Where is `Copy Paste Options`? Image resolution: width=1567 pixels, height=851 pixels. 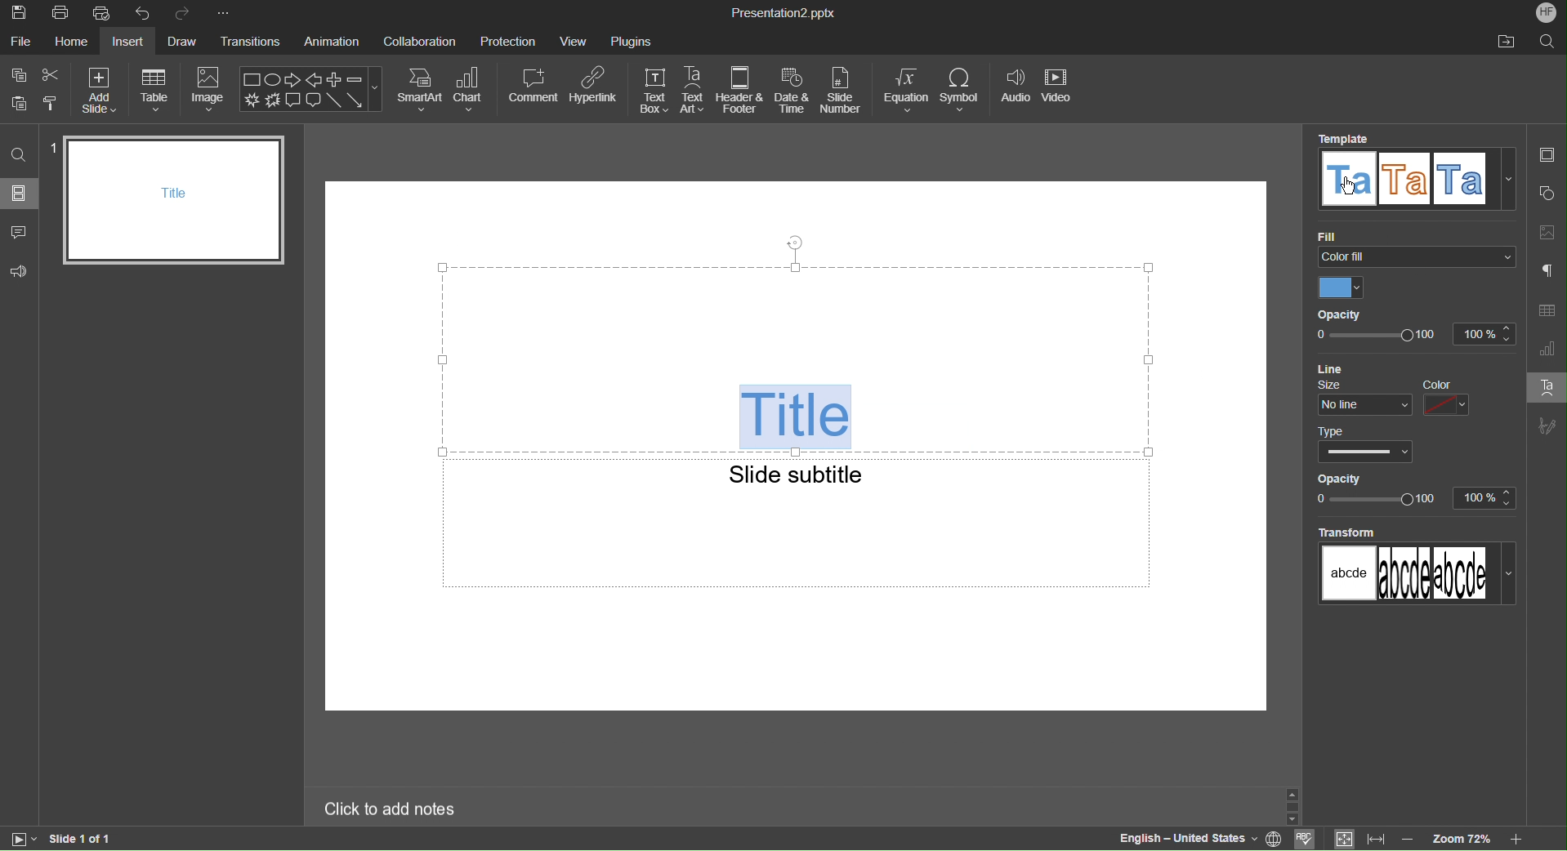
Copy Paste Options is located at coordinates (34, 91).